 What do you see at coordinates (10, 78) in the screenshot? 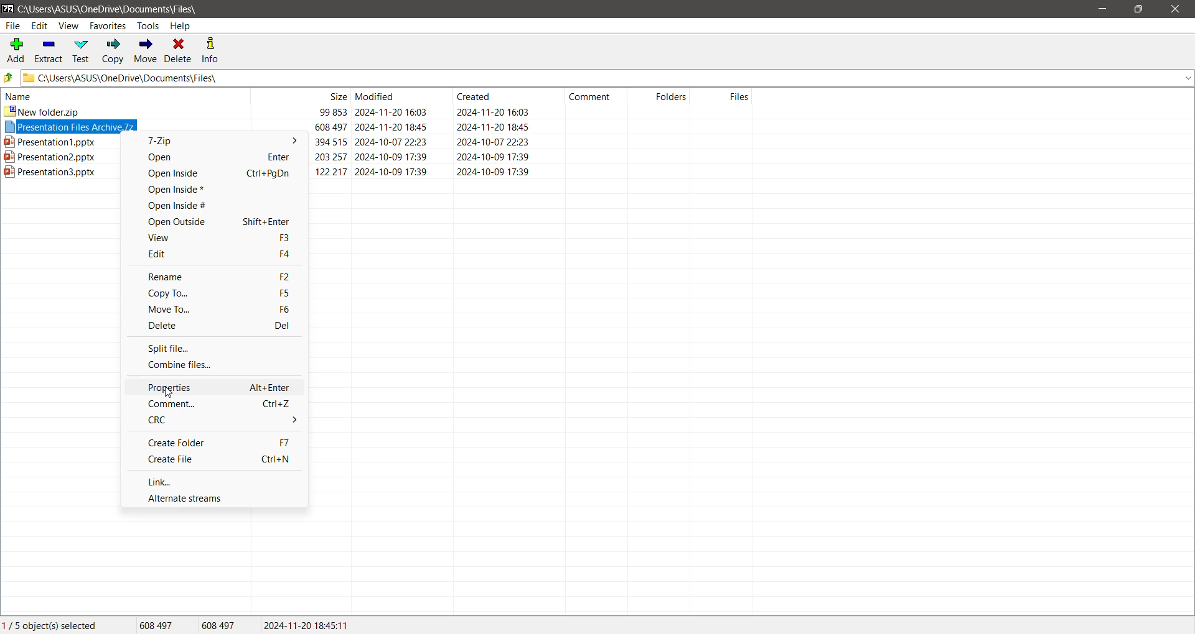
I see `Move Up one level` at bounding box center [10, 78].